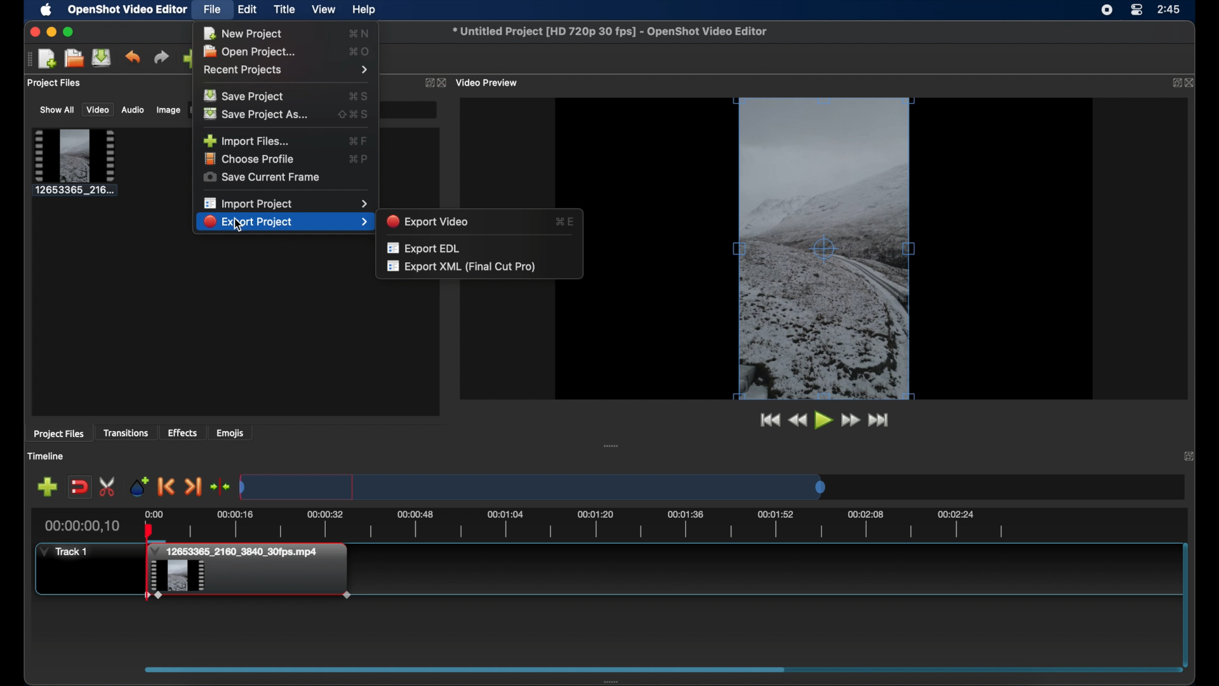  I want to click on import project menu, so click(285, 203).